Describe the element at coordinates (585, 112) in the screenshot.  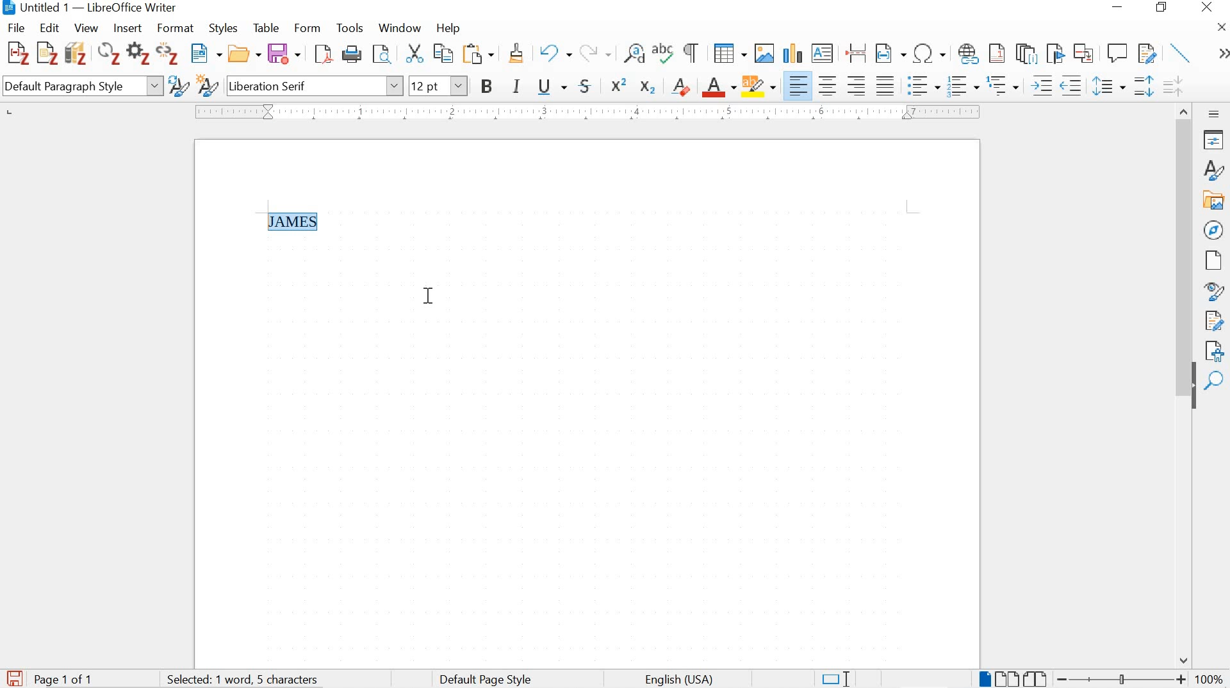
I see `ruler` at that location.